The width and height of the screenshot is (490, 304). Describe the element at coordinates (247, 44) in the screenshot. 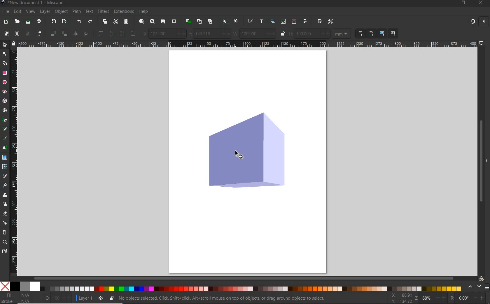

I see `RULER` at that location.